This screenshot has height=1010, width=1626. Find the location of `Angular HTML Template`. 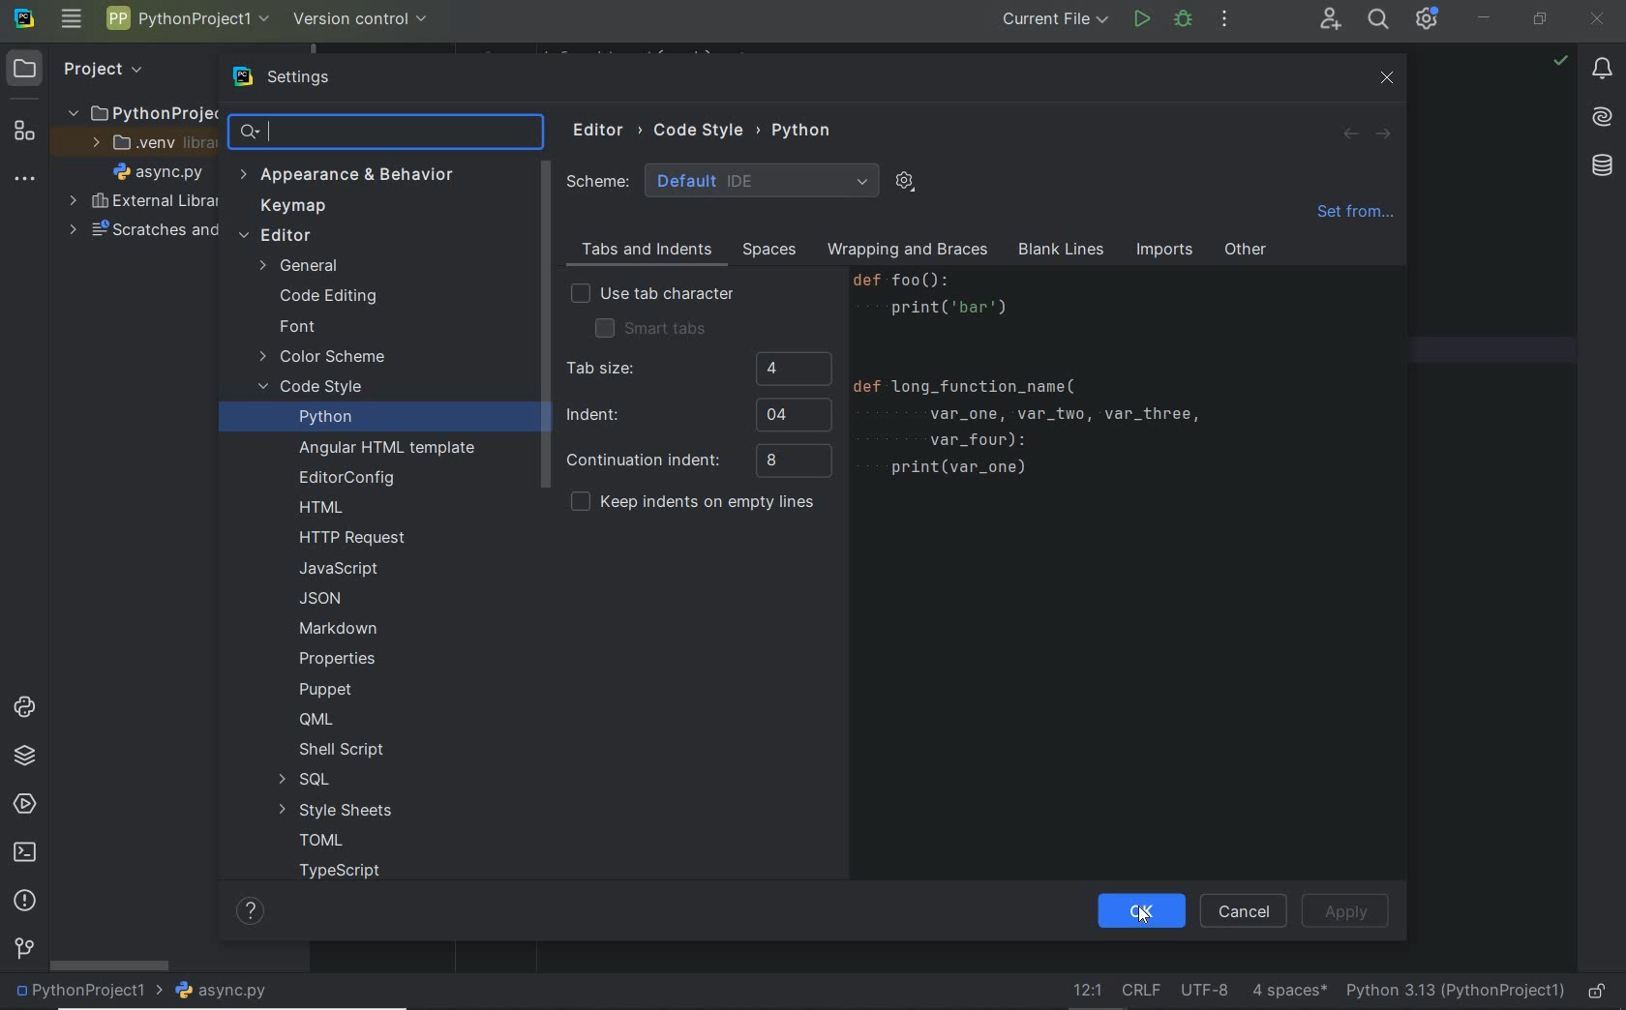

Angular HTML Template is located at coordinates (387, 450).